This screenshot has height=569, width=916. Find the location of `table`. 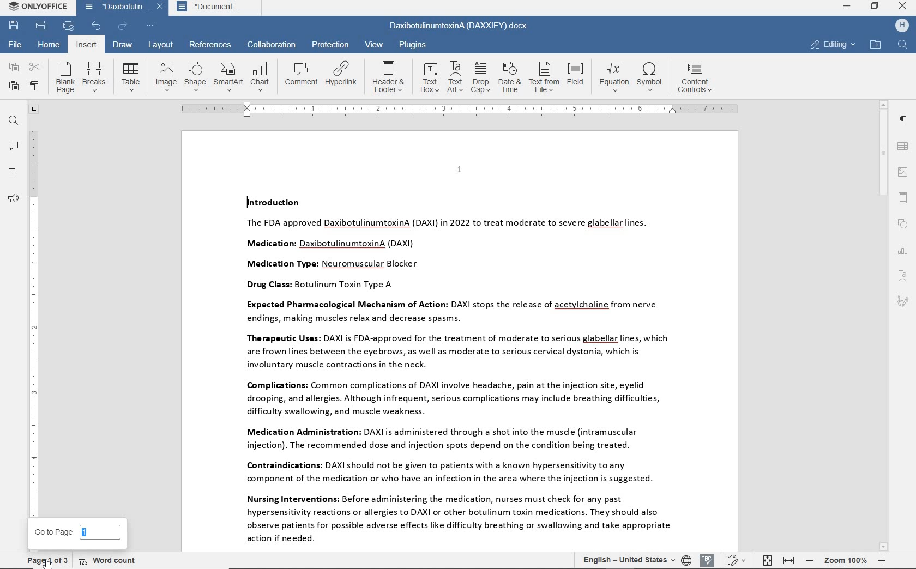

table is located at coordinates (130, 77).